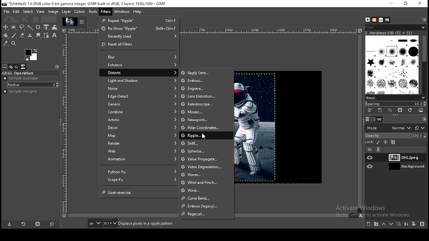  Describe the element at coordinates (141, 151) in the screenshot. I see `web` at that location.